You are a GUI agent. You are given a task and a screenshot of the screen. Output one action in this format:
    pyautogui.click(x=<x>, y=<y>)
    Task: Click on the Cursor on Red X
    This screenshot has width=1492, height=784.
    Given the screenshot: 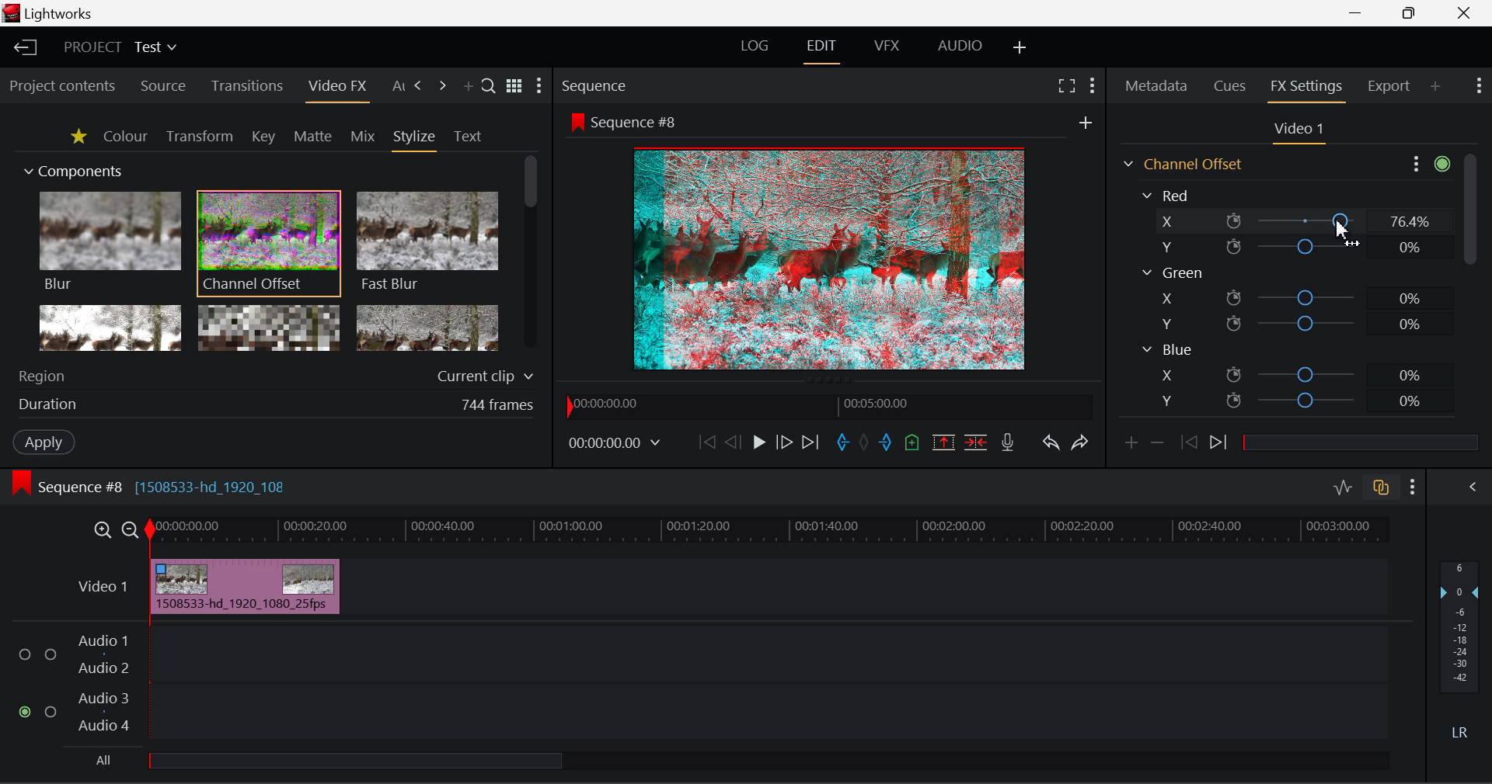 What is the action you would take?
    pyautogui.click(x=1292, y=221)
    